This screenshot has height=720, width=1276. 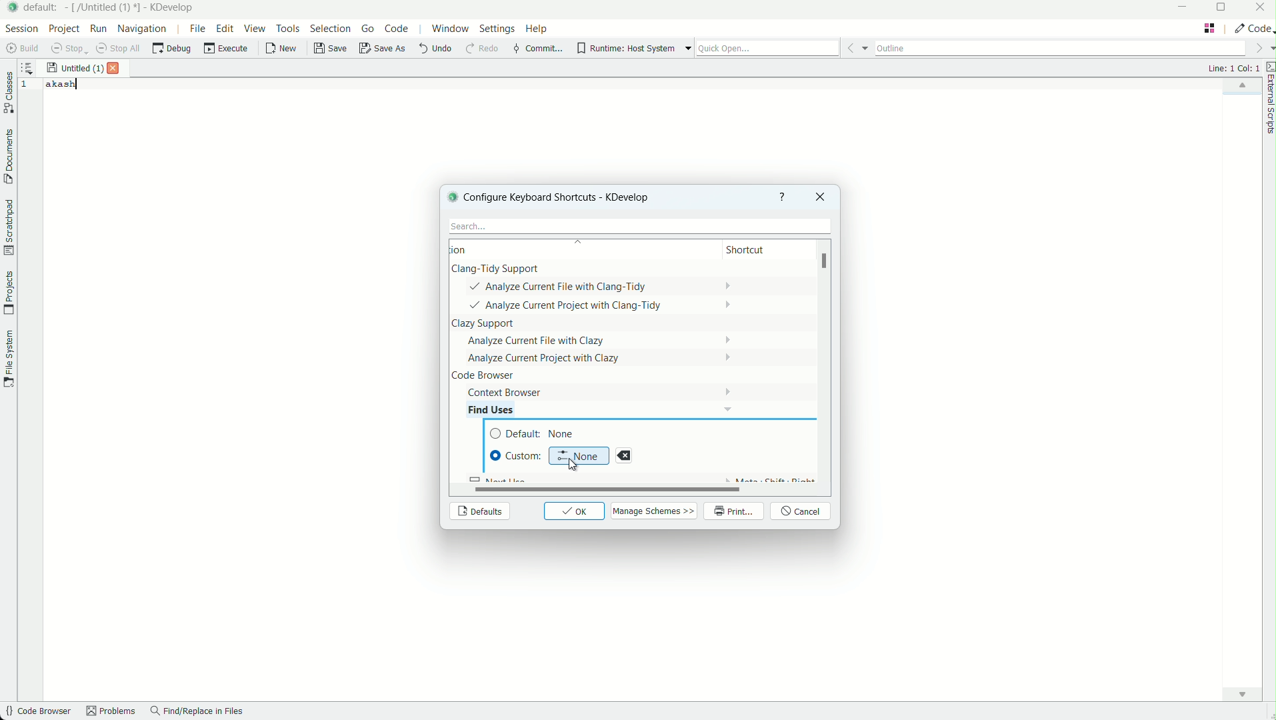 I want to click on classes, so click(x=9, y=94).